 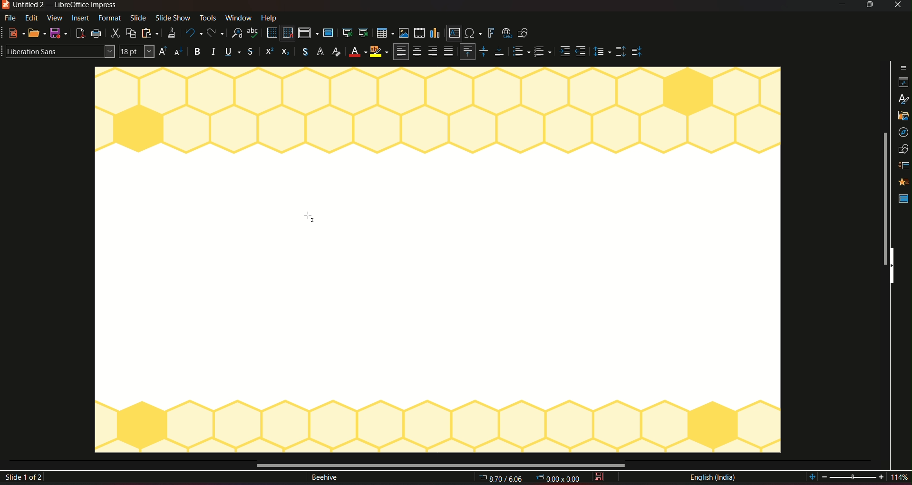 What do you see at coordinates (302, 52) in the screenshot?
I see `currency` at bounding box center [302, 52].